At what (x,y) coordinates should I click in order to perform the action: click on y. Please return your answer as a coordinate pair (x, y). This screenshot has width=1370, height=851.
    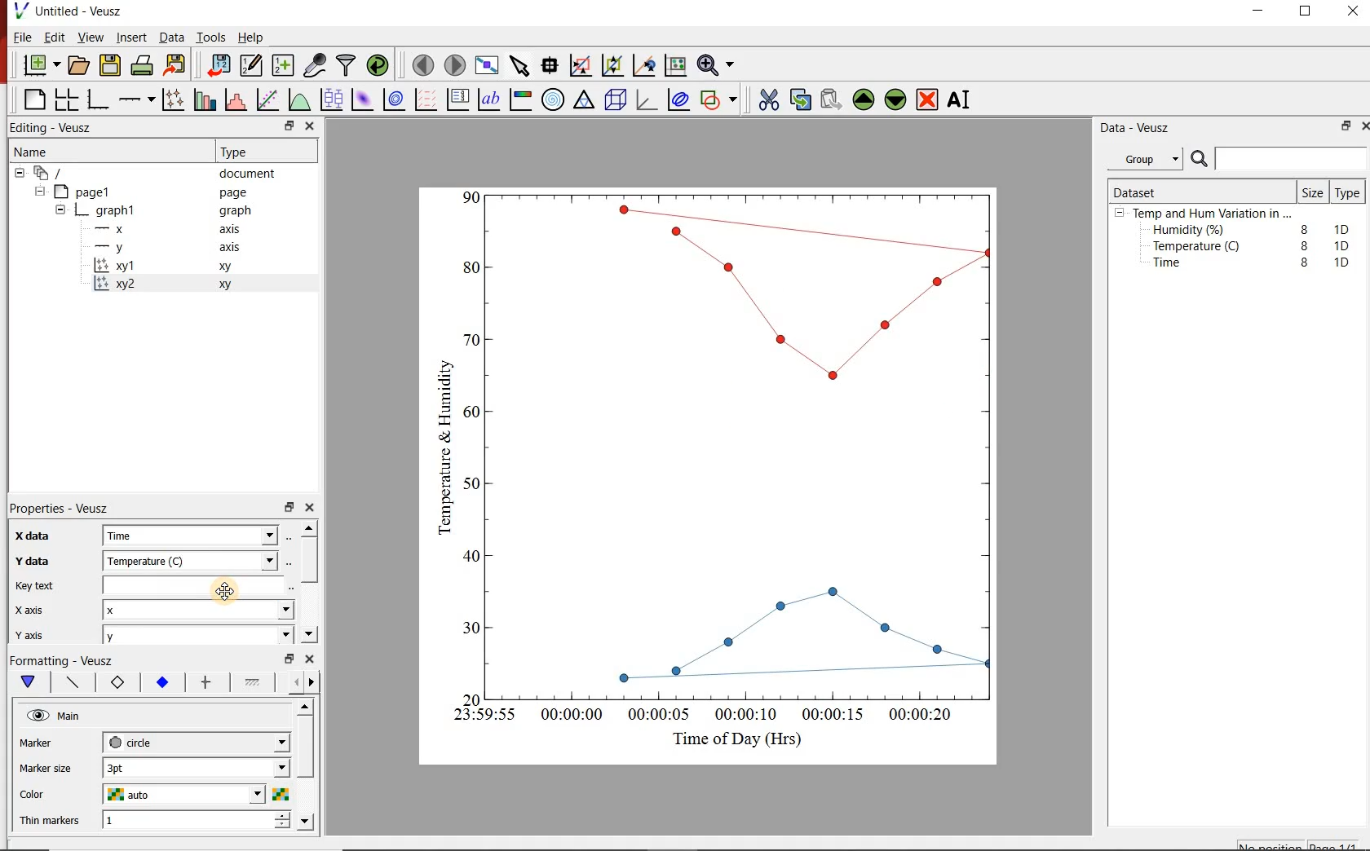
    Looking at the image, I should click on (134, 637).